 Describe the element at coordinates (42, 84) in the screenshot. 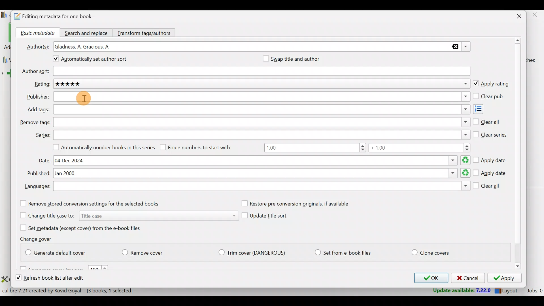

I see `Rating:` at that location.